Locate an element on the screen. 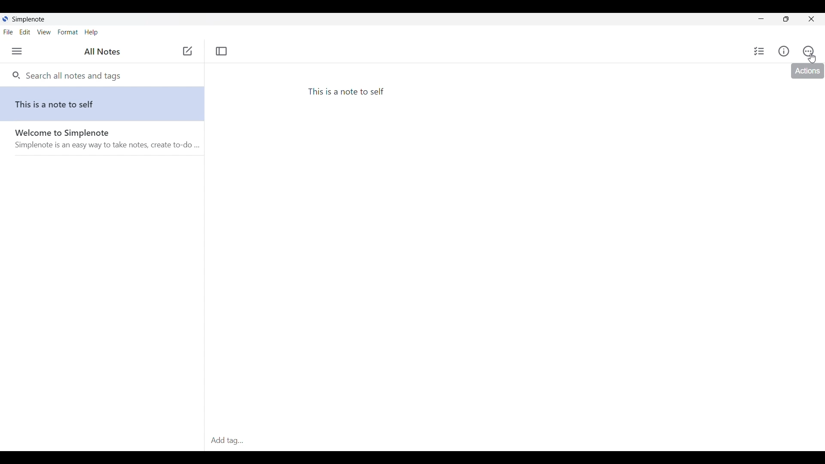  Format is located at coordinates (68, 32).